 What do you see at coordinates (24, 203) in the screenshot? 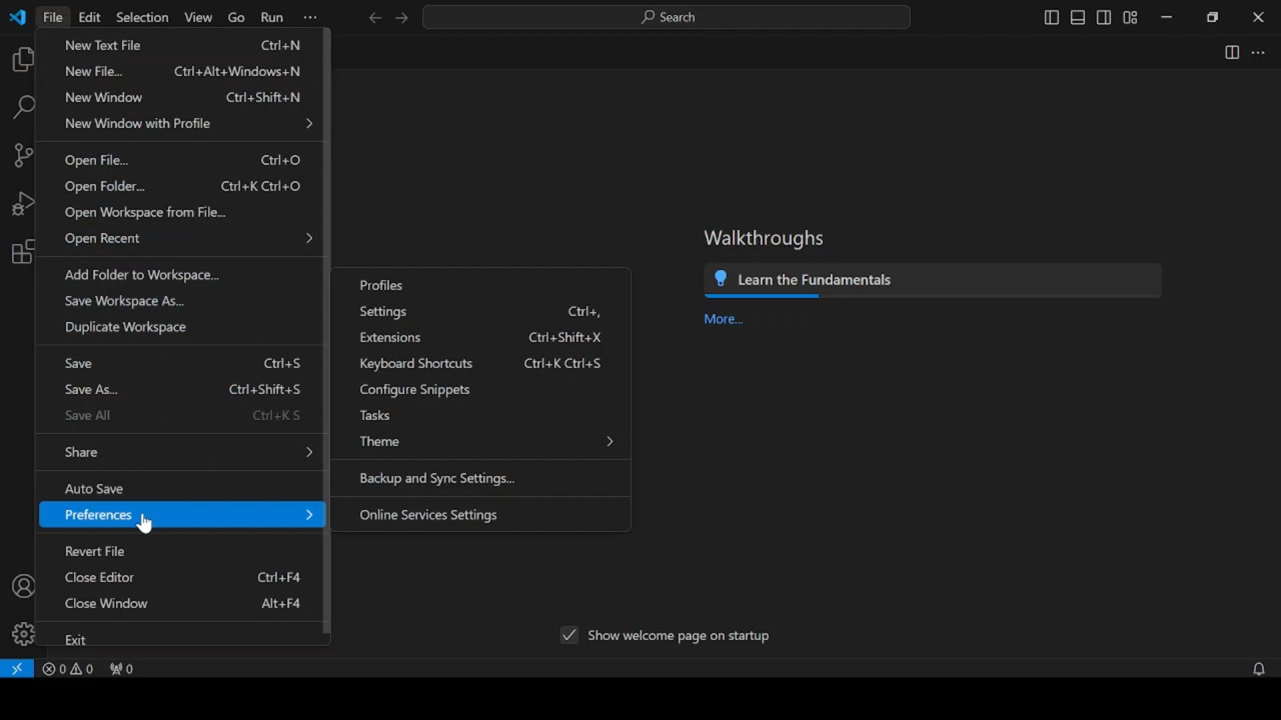
I see `run and debug` at bounding box center [24, 203].